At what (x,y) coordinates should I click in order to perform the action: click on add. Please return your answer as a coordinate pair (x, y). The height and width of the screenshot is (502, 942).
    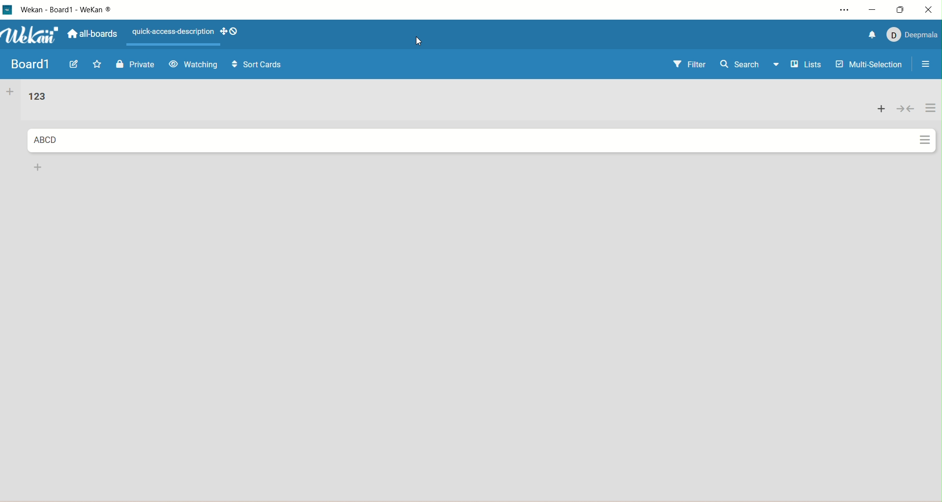
    Looking at the image, I should click on (882, 108).